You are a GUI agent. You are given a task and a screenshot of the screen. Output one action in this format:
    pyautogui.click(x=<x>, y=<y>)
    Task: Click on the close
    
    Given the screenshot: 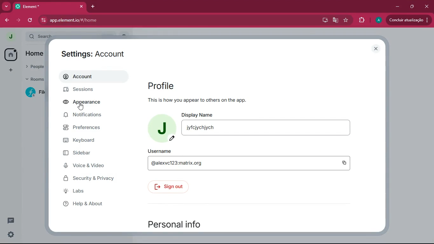 What is the action you would take?
    pyautogui.click(x=377, y=49)
    